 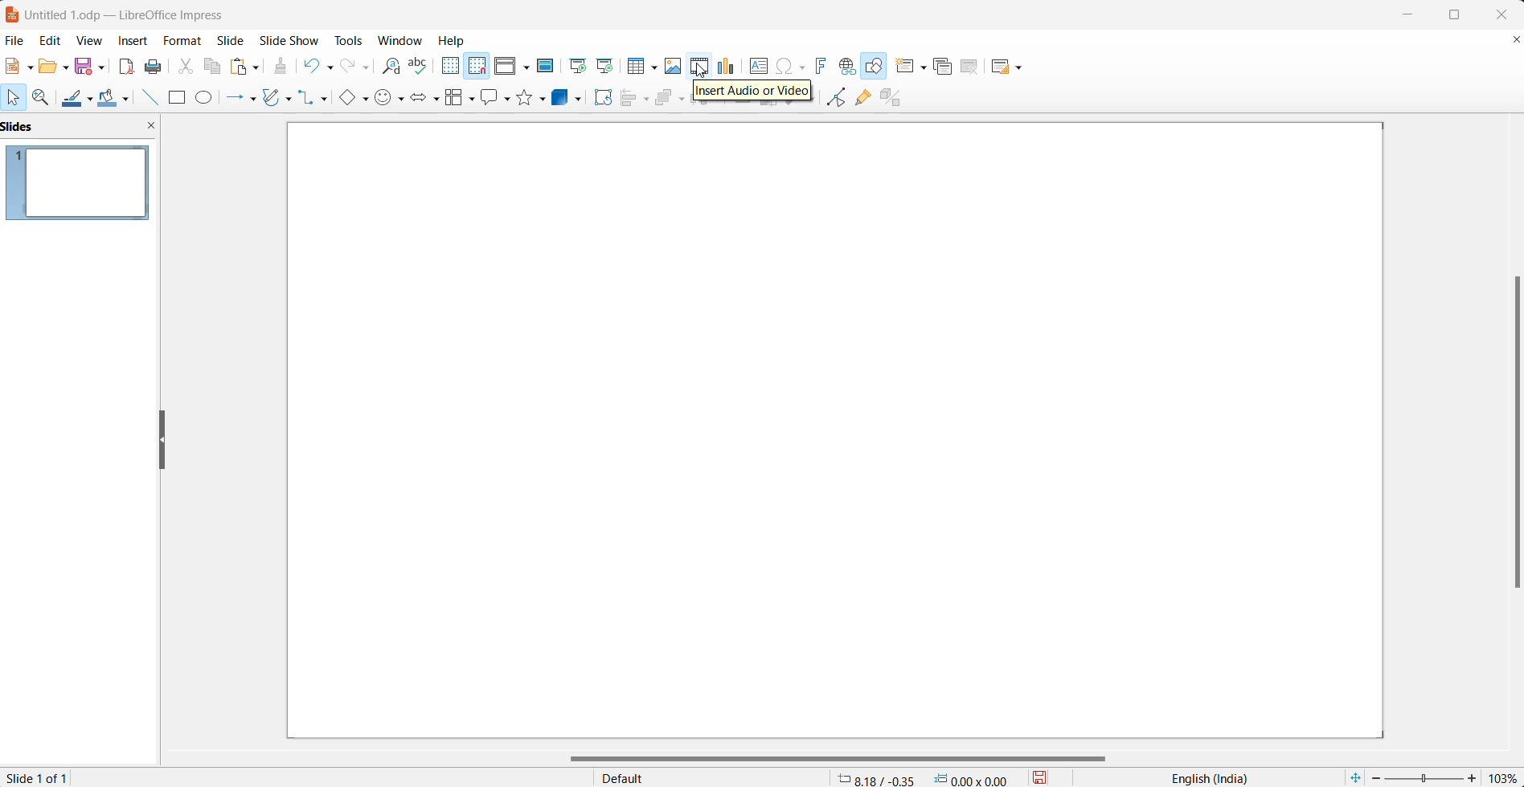 What do you see at coordinates (973, 67) in the screenshot?
I see `delete slide` at bounding box center [973, 67].